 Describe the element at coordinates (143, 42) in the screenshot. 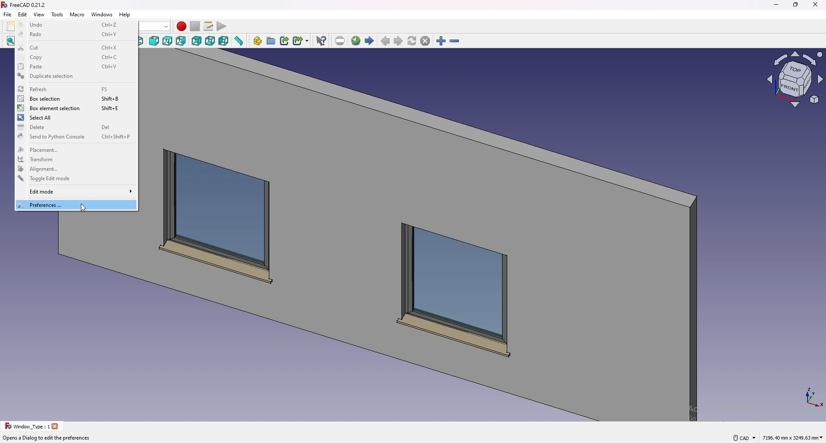

I see `isometric` at that location.